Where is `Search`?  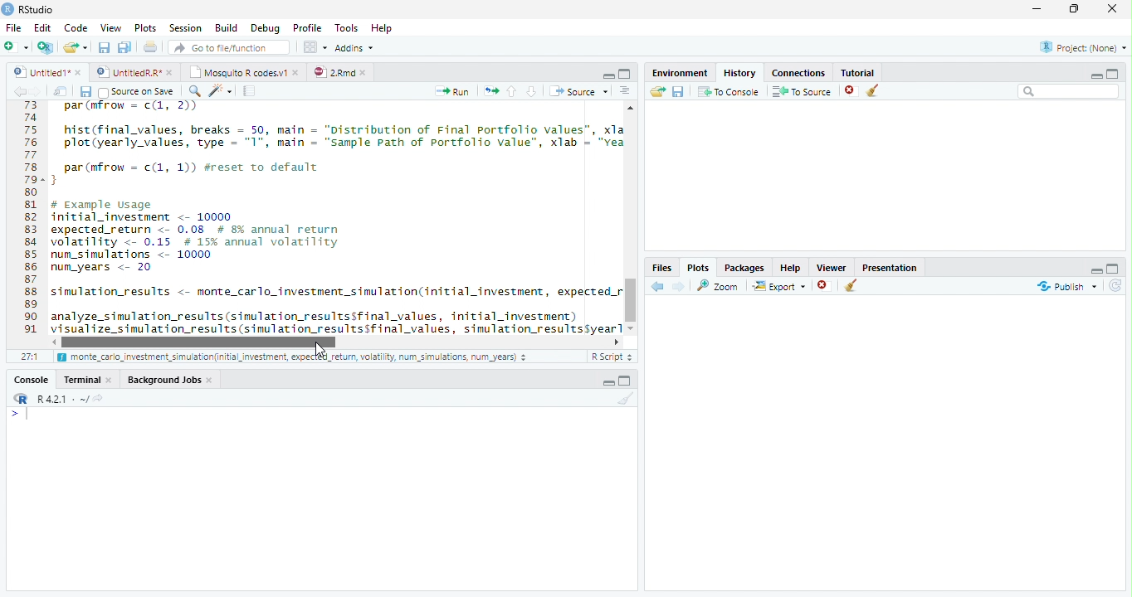
Search is located at coordinates (1069, 91).